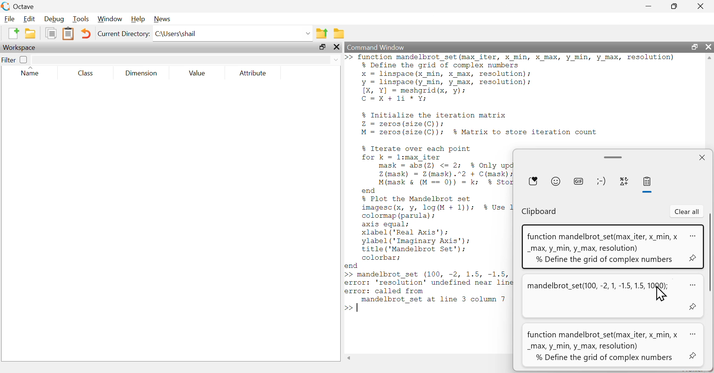 The height and width of the screenshot is (373, 714). I want to click on minimize, so click(648, 5).